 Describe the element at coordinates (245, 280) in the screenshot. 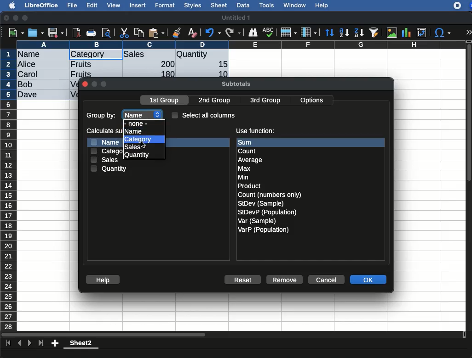

I see `reset` at that location.